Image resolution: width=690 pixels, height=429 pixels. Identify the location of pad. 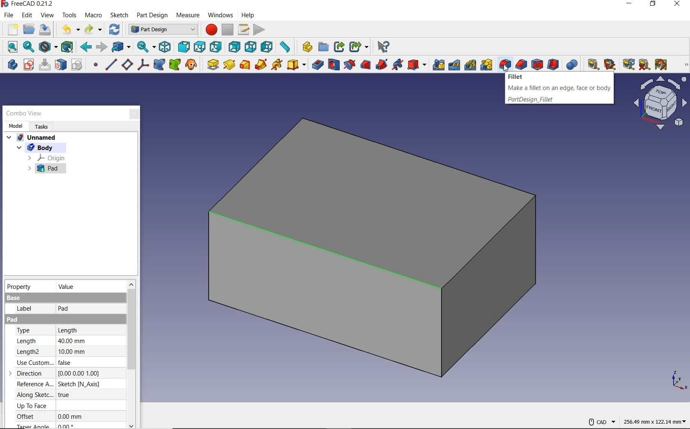
(41, 170).